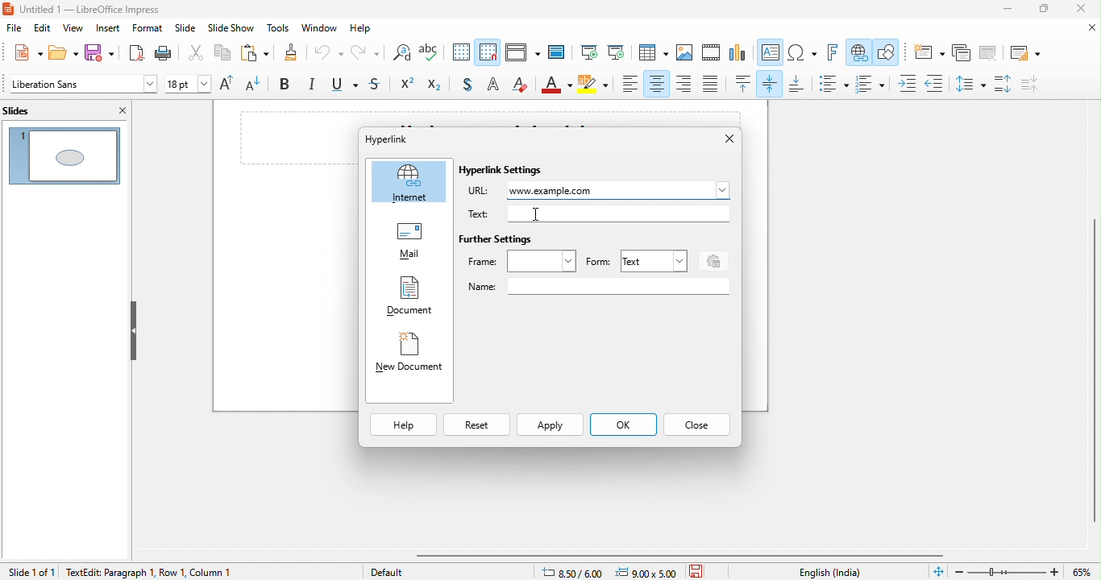 This screenshot has width=1101, height=580. Describe the element at coordinates (938, 572) in the screenshot. I see `fit slide to fit window` at that location.